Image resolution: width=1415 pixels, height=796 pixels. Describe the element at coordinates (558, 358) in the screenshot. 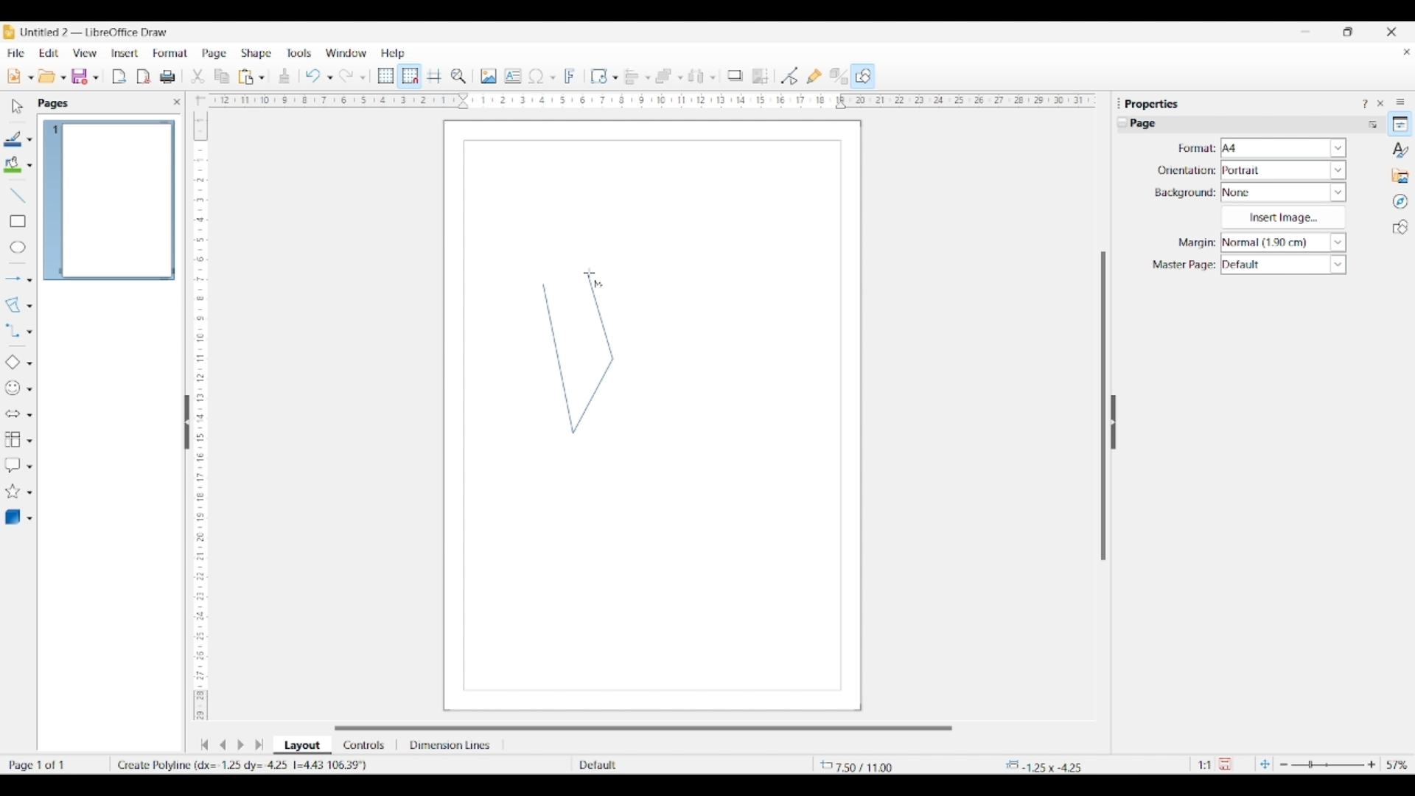

I see `Line 1` at that location.